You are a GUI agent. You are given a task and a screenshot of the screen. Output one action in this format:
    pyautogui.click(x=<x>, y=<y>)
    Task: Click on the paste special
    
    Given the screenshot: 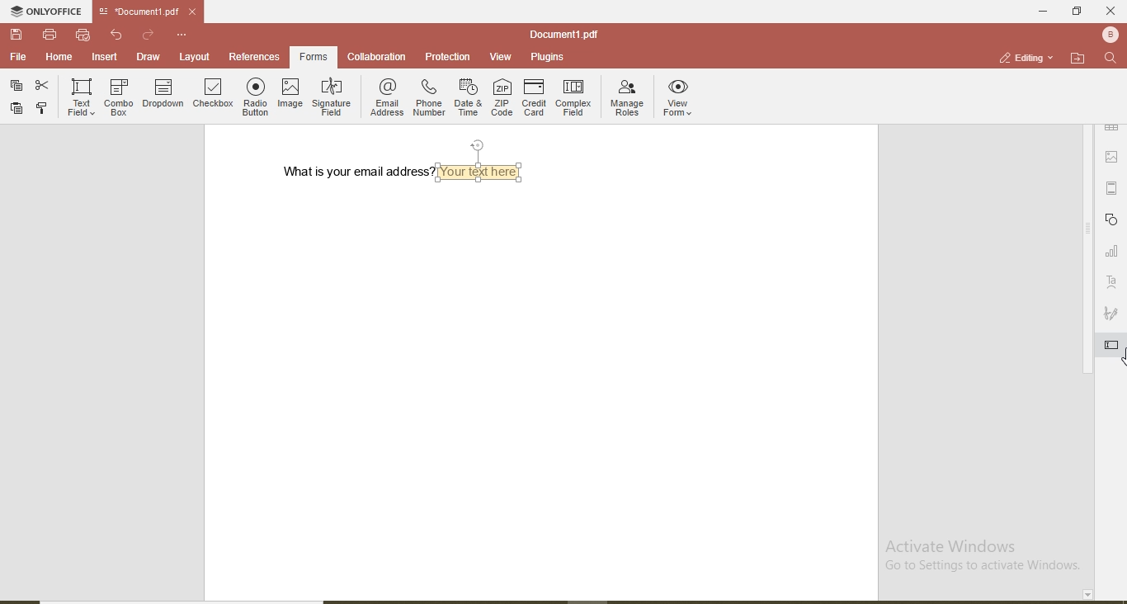 What is the action you would take?
    pyautogui.click(x=16, y=83)
    